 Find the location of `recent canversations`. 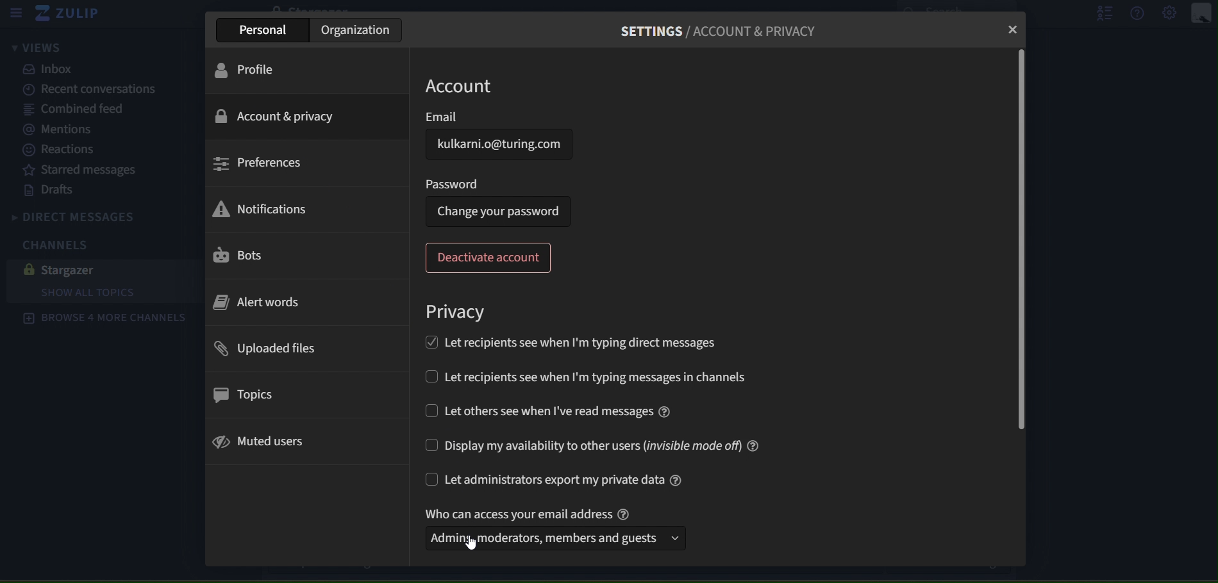

recent canversations is located at coordinates (83, 90).